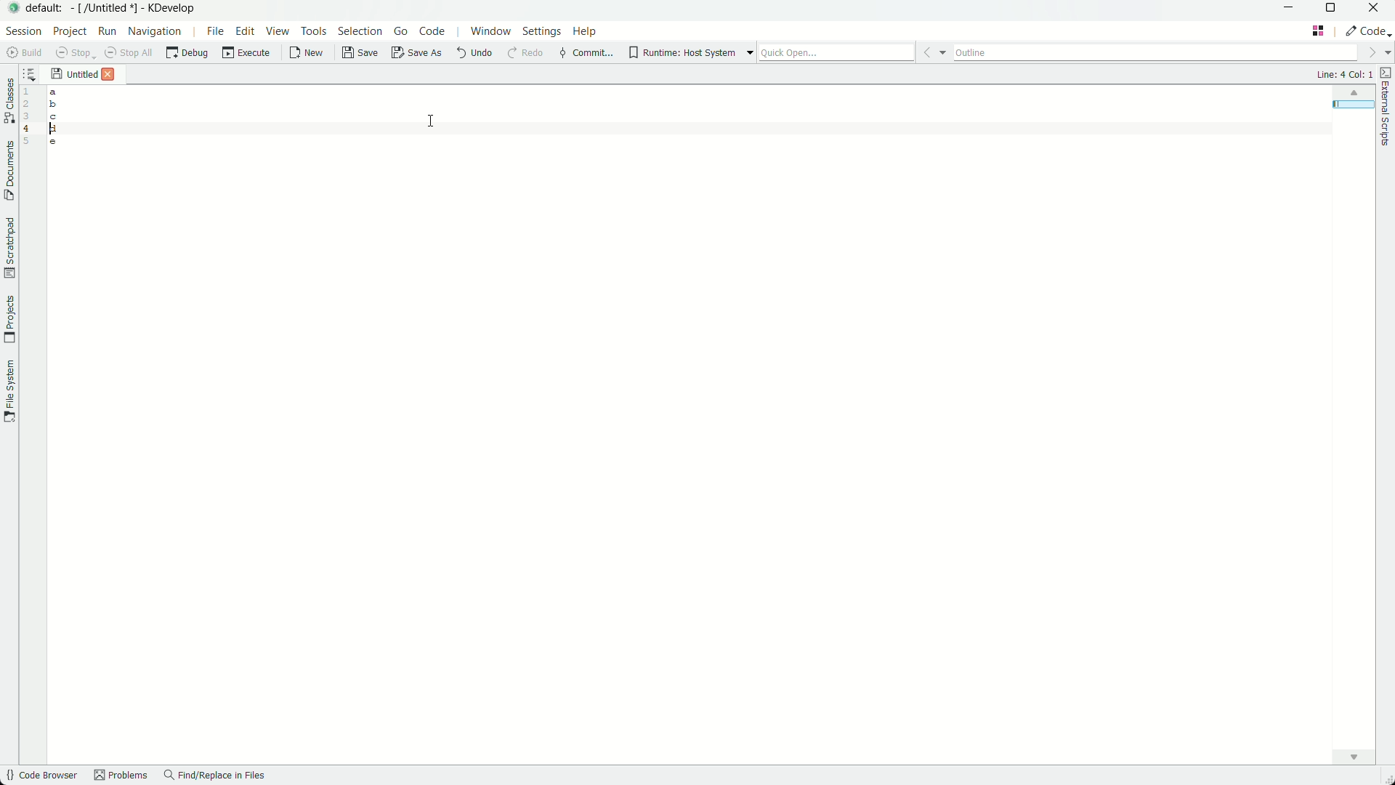 Image resolution: width=1395 pixels, height=785 pixels. What do you see at coordinates (1341, 74) in the screenshot?
I see `Line: 4 Col: 1` at bounding box center [1341, 74].